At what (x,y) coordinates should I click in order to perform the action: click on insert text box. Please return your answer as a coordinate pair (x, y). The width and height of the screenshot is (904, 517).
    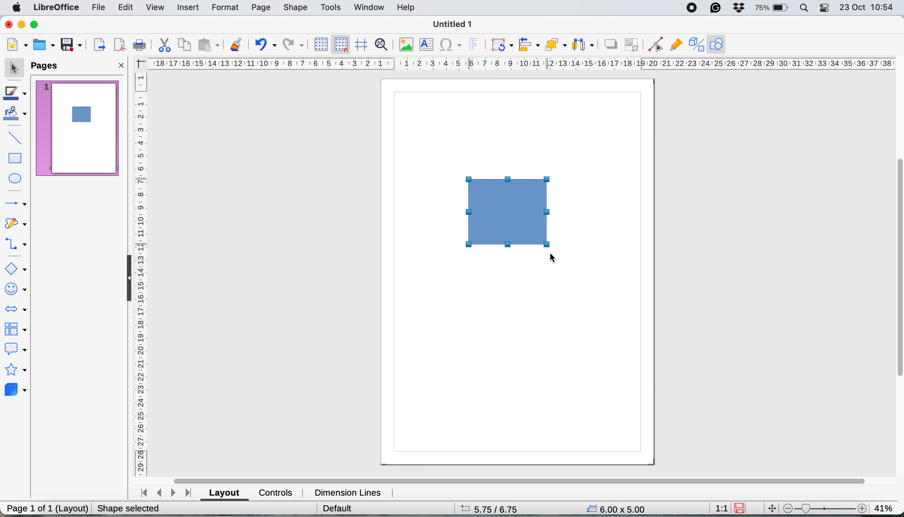
    Looking at the image, I should click on (428, 44).